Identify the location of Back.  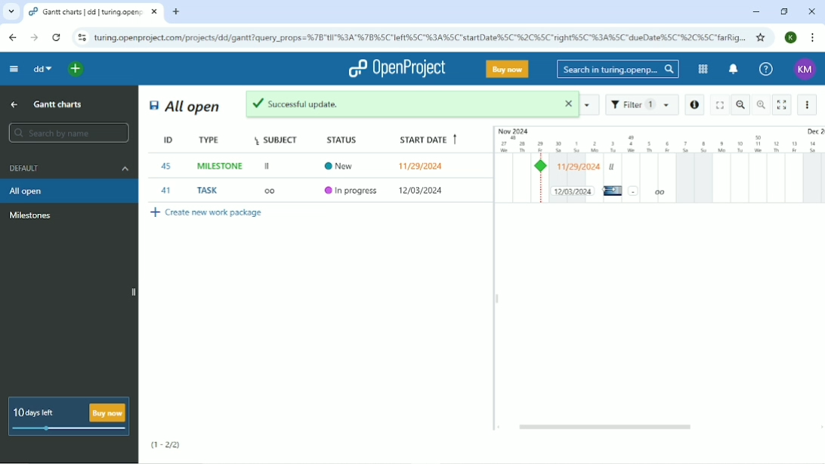
(14, 37).